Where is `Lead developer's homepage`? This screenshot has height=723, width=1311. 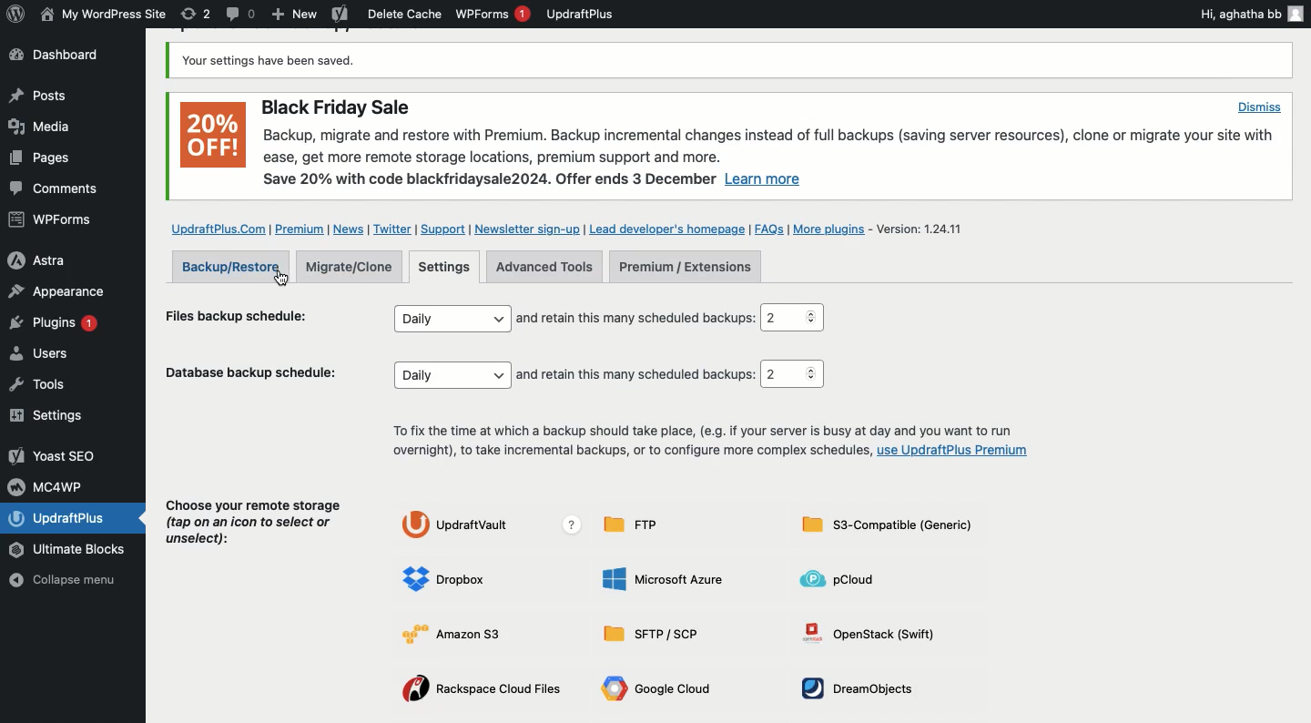 Lead developer's homepage is located at coordinates (667, 228).